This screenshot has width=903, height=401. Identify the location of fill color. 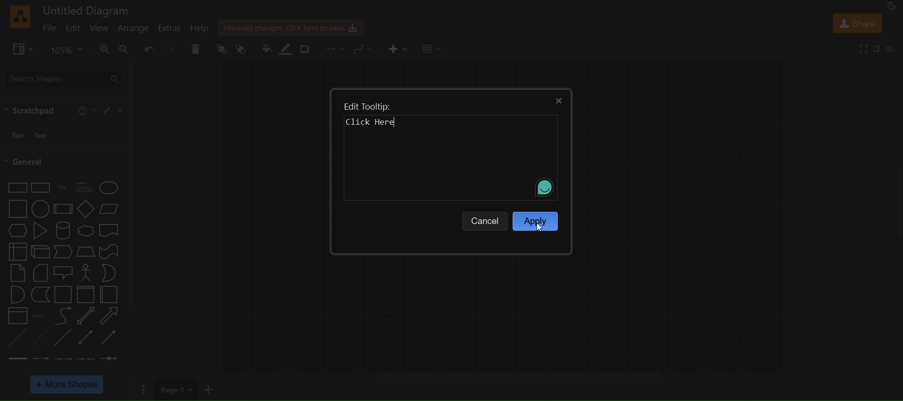
(266, 50).